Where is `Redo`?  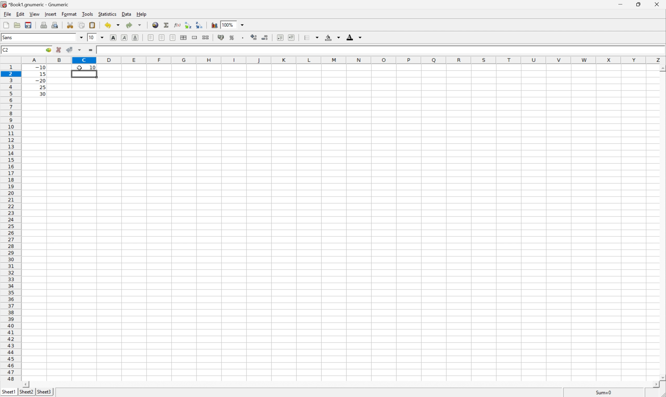 Redo is located at coordinates (135, 25).